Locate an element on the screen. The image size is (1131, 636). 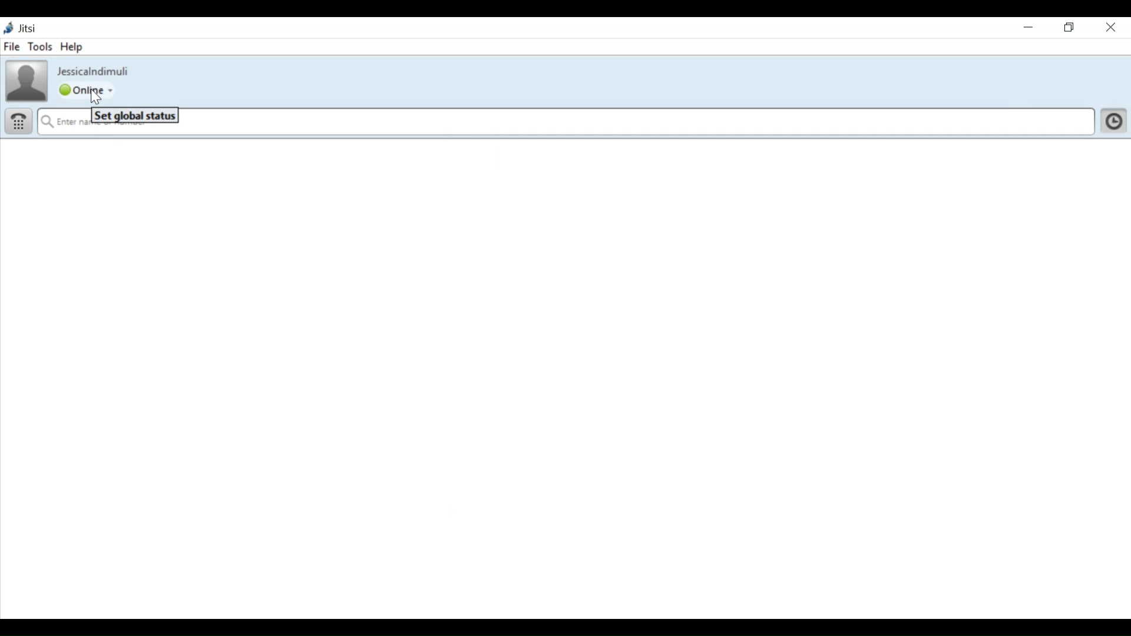
Tools is located at coordinates (39, 47).